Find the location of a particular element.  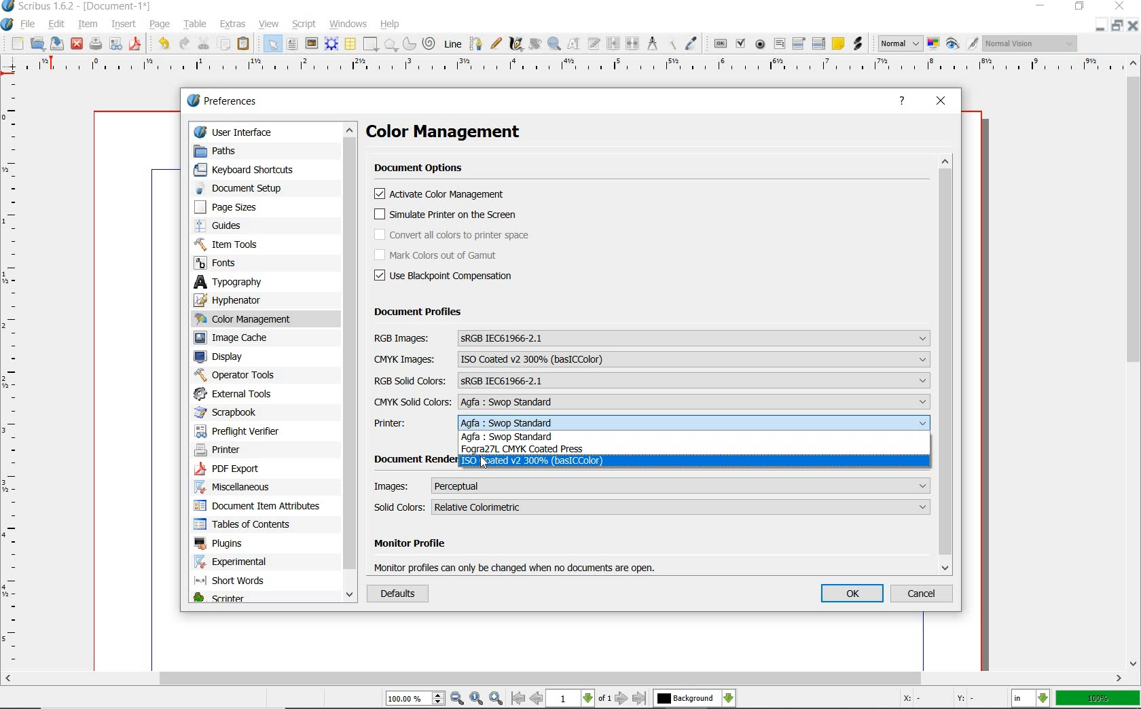

minimize is located at coordinates (1101, 27).